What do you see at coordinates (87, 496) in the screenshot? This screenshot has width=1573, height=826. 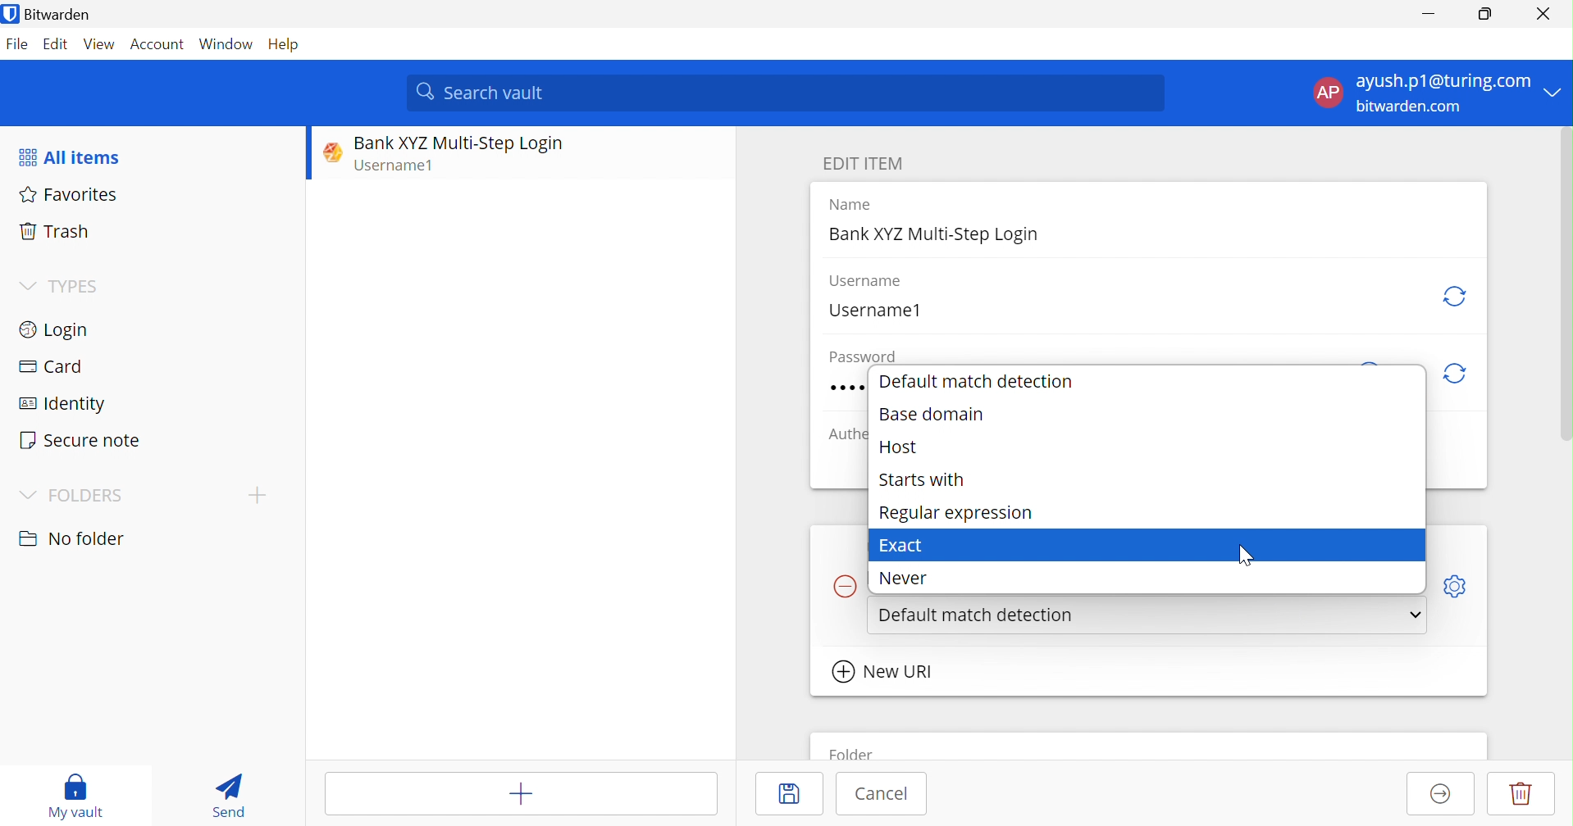 I see `FOLDERS` at bounding box center [87, 496].